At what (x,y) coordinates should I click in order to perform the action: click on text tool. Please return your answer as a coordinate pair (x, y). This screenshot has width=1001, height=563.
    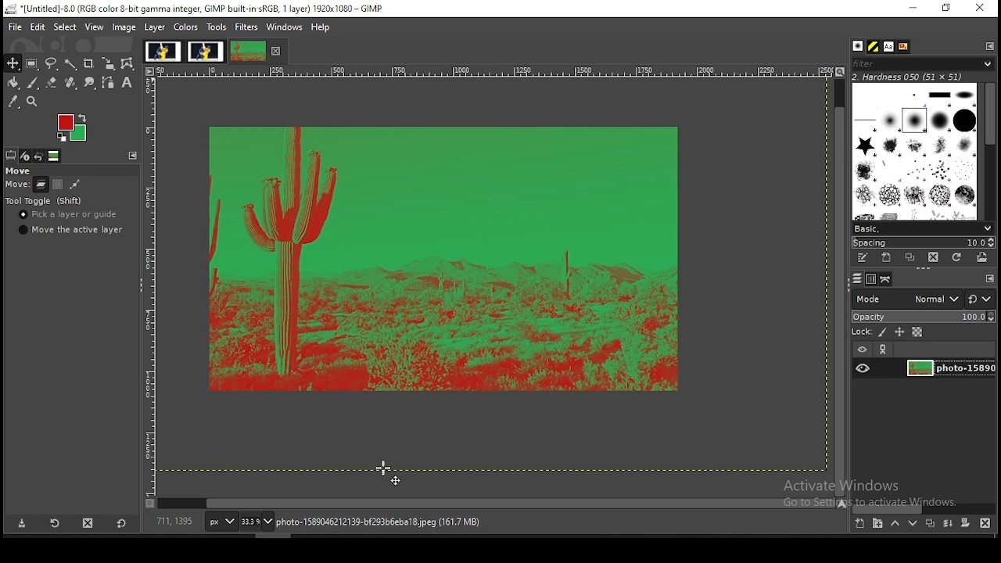
    Looking at the image, I should click on (128, 83).